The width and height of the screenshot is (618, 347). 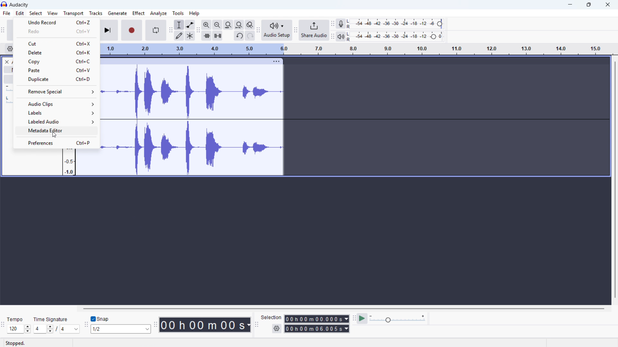 What do you see at coordinates (55, 92) in the screenshot?
I see `remove special` at bounding box center [55, 92].